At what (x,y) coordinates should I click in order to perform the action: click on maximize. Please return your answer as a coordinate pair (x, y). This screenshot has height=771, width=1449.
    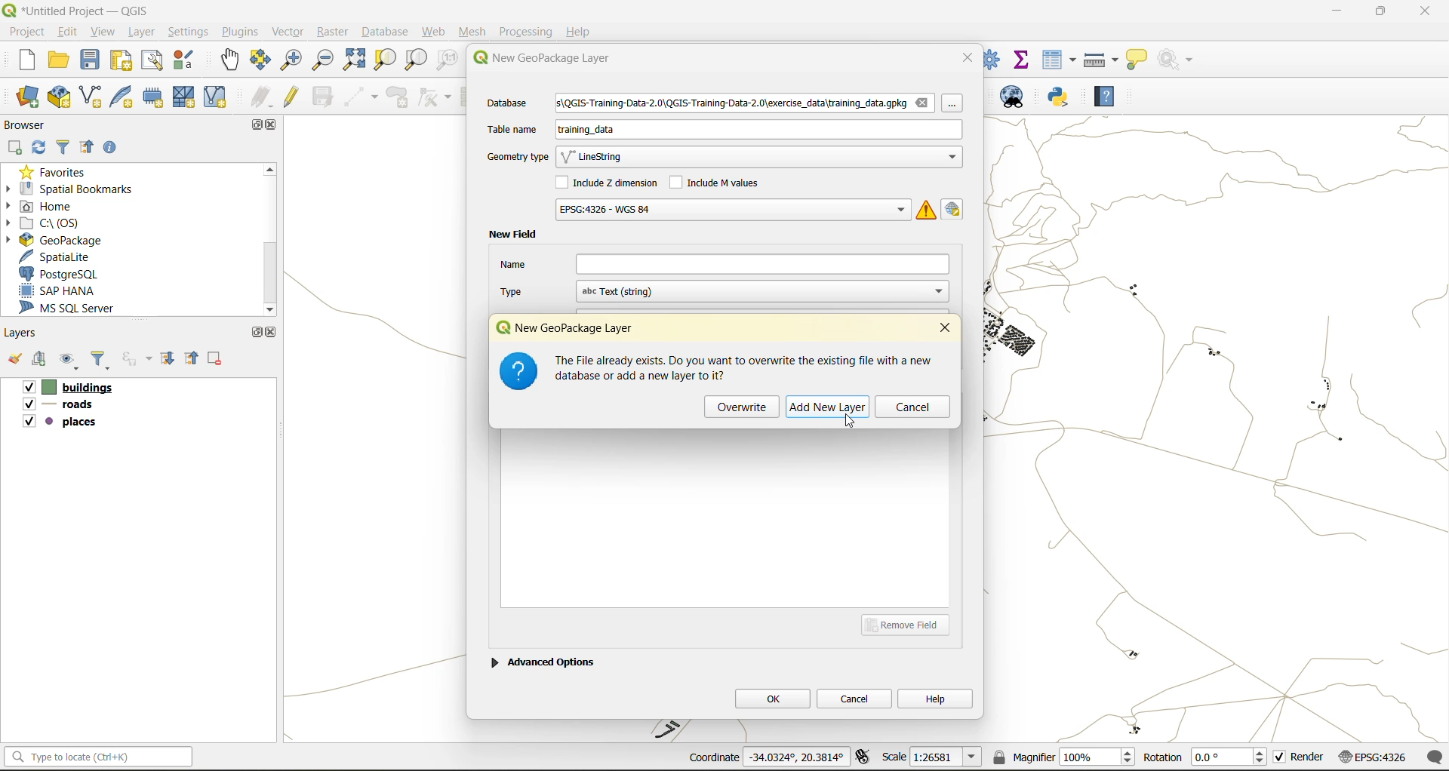
    Looking at the image, I should click on (256, 332).